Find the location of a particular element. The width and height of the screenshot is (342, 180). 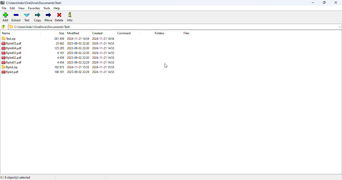

folder name is located at coordinates (35, 3).